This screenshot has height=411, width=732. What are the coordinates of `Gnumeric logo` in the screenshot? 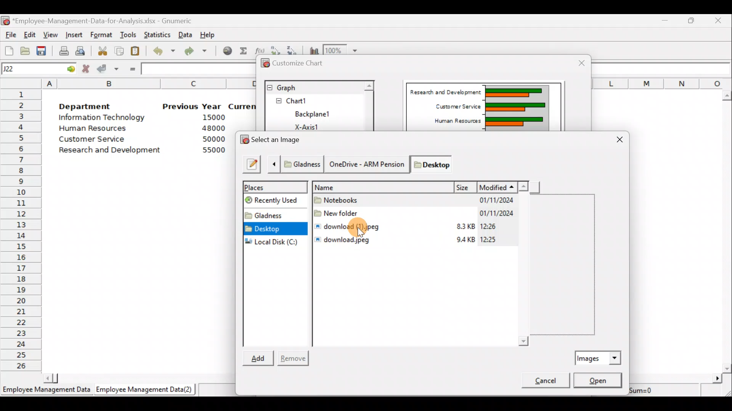 It's located at (6, 21).